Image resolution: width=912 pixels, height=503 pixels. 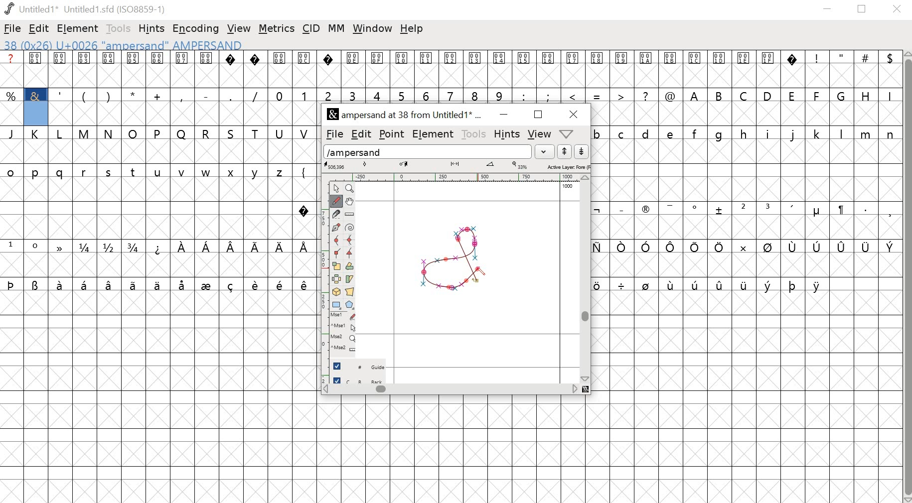 What do you see at coordinates (11, 69) in the screenshot?
I see `a` at bounding box center [11, 69].